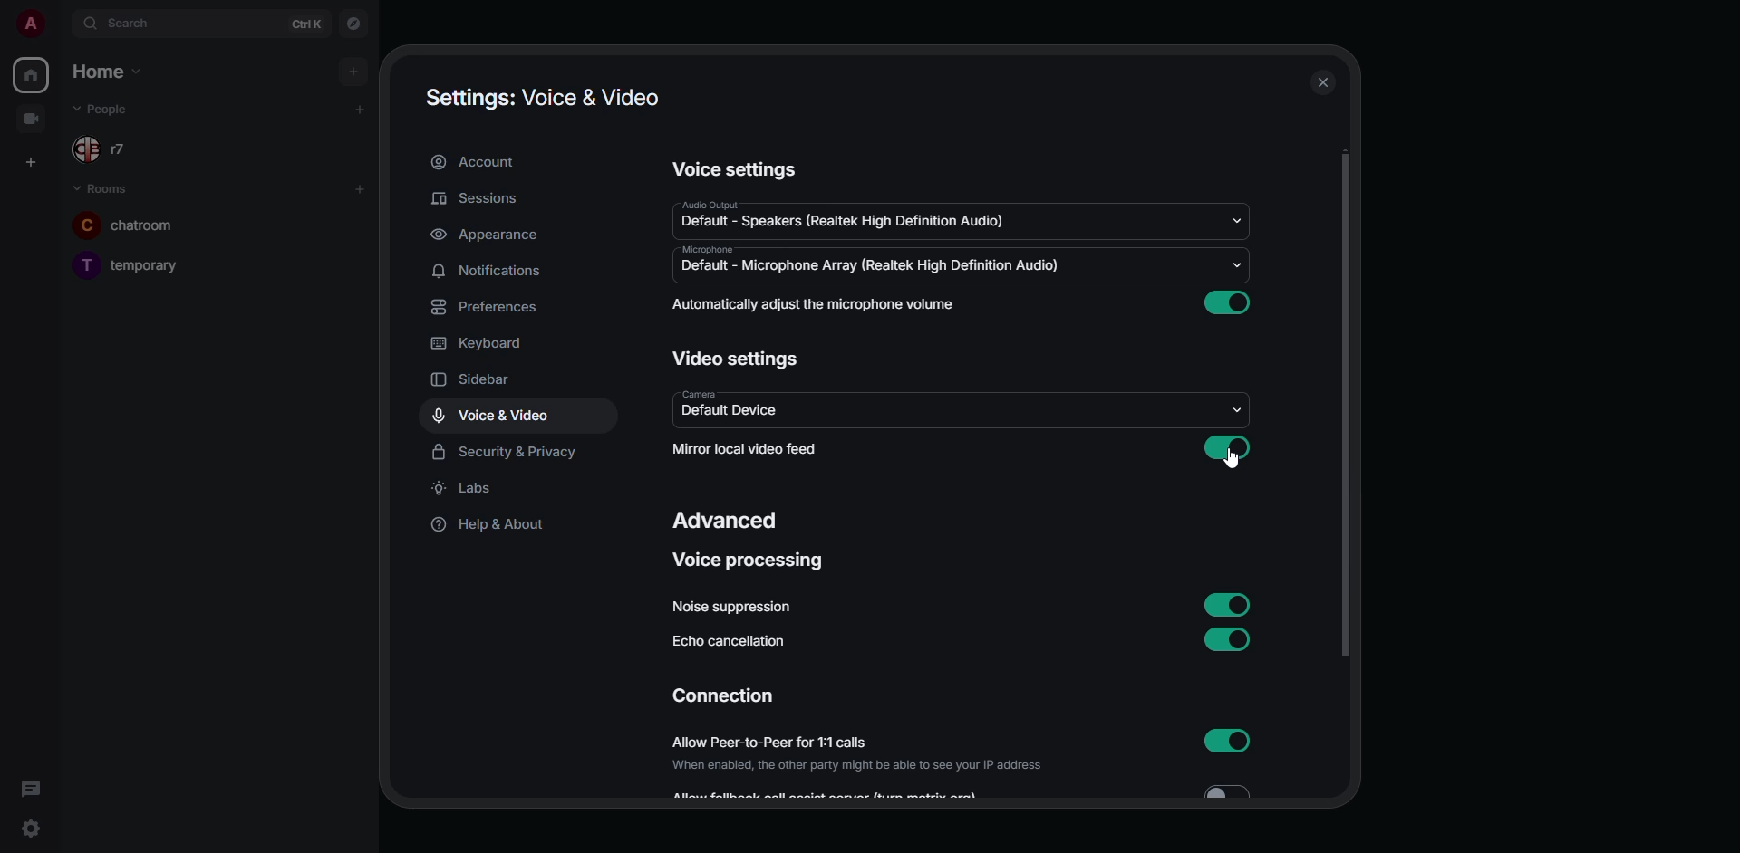 This screenshot has height=853, width=1740. What do you see at coordinates (33, 118) in the screenshot?
I see `video room` at bounding box center [33, 118].